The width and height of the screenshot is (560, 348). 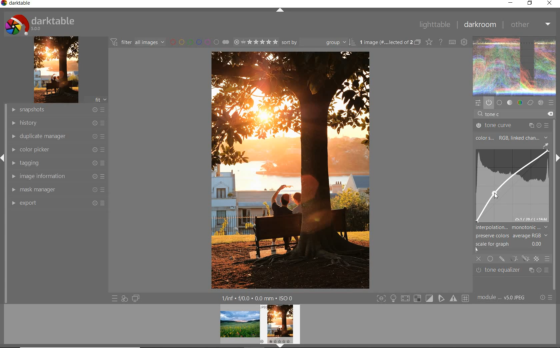 What do you see at coordinates (520, 102) in the screenshot?
I see `color` at bounding box center [520, 102].